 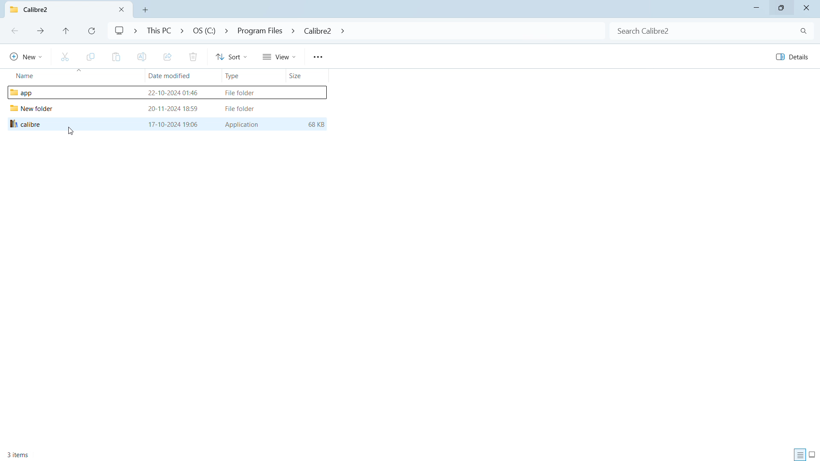 I want to click on search in folder, so click(x=711, y=30).